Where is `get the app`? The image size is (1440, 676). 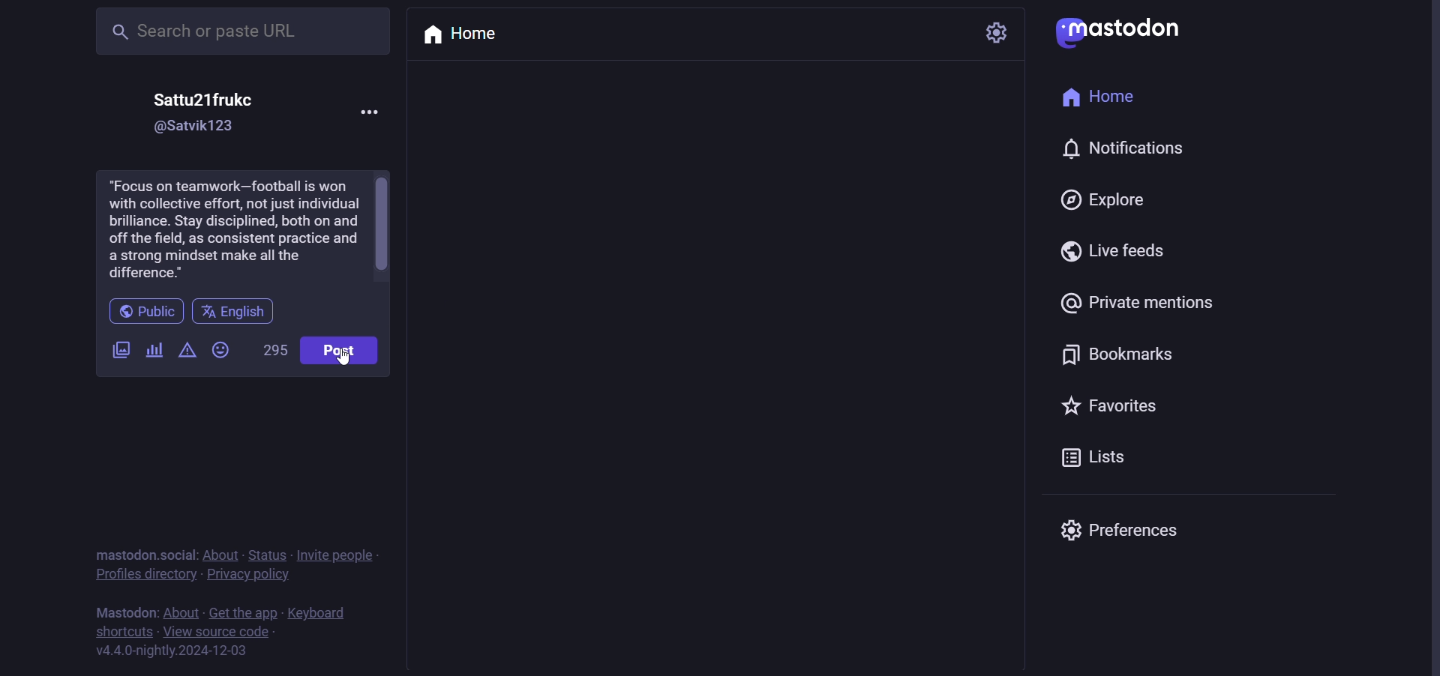
get the app is located at coordinates (240, 610).